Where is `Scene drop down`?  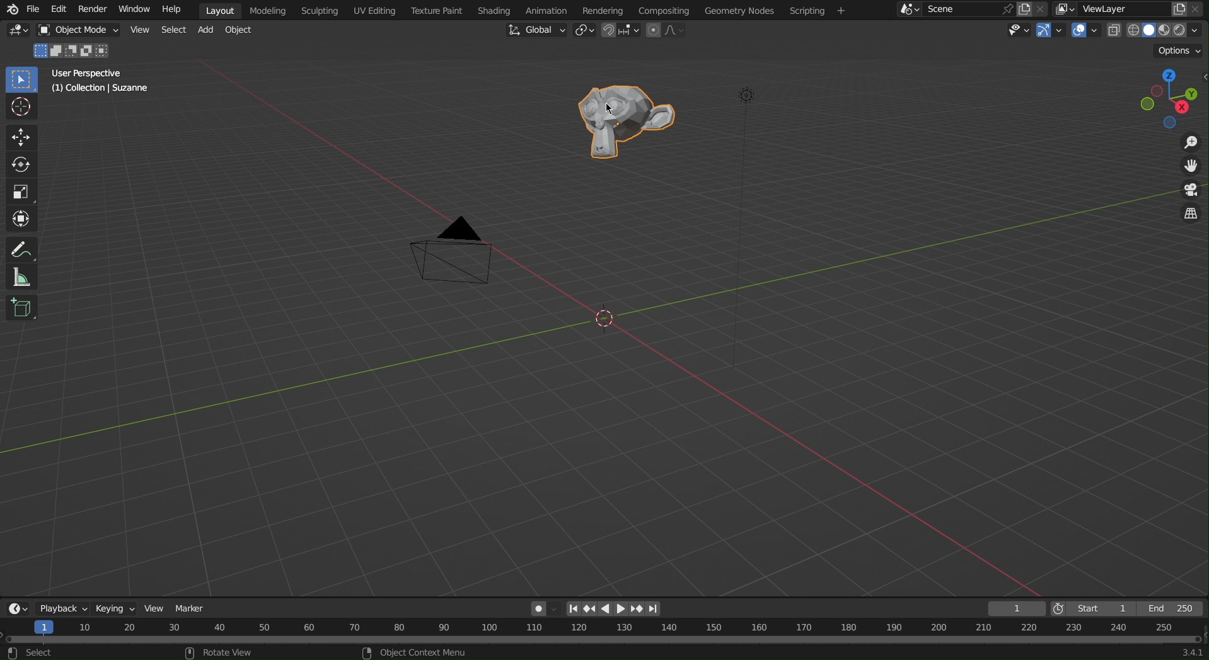
Scene drop down is located at coordinates (908, 10).